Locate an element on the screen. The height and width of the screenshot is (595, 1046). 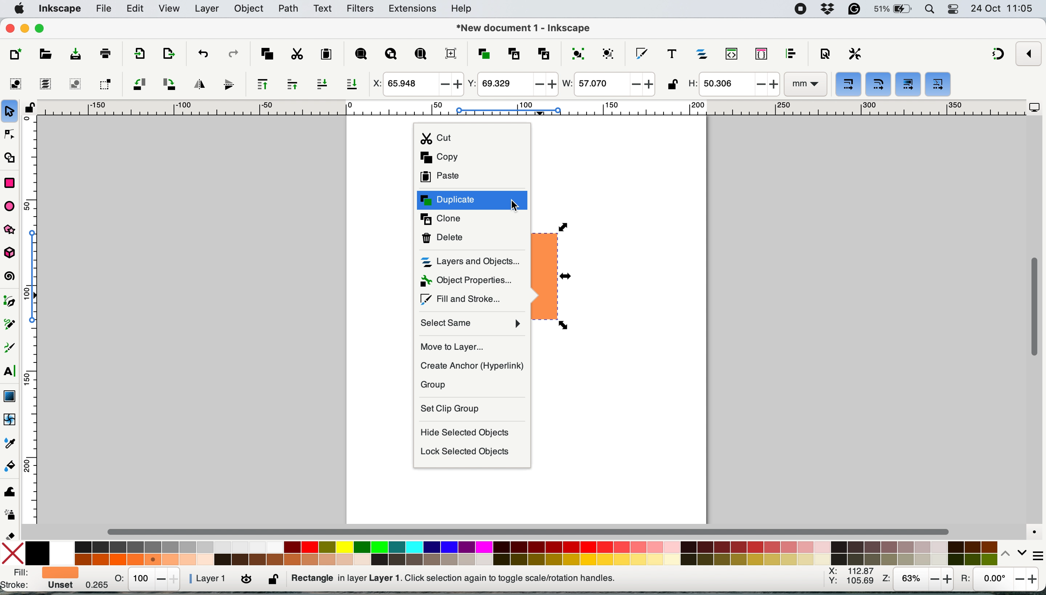
xml editor is located at coordinates (730, 54).